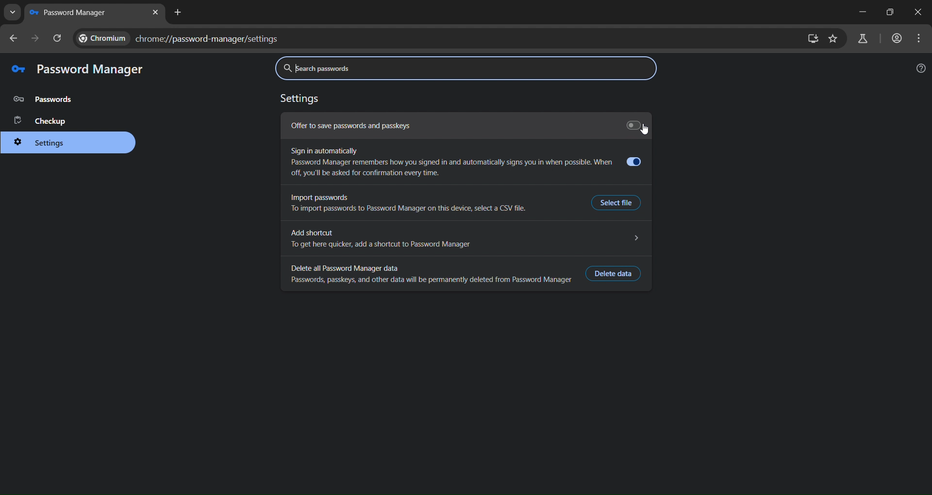  Describe the element at coordinates (416, 201) in the screenshot. I see `Import passwordsTo import passwords to Password Manager on this device, select a CSV file.` at that location.